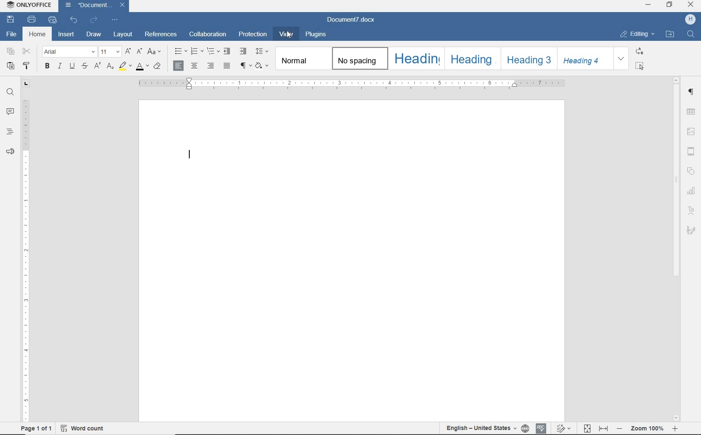 The height and width of the screenshot is (435, 701). What do you see at coordinates (156, 52) in the screenshot?
I see `CHANGE CASE` at bounding box center [156, 52].